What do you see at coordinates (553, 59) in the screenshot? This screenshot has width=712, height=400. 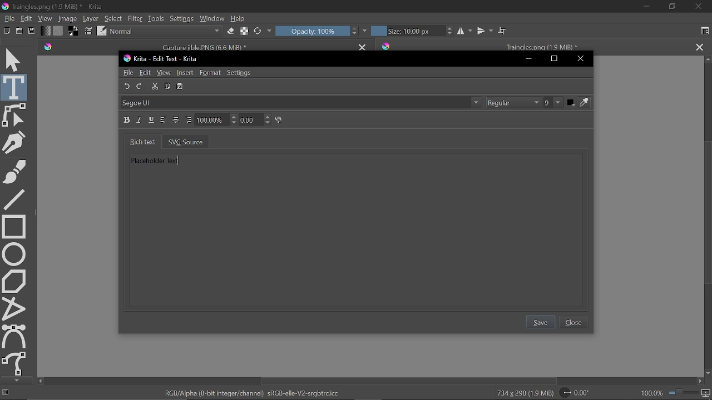 I see `Maximize` at bounding box center [553, 59].